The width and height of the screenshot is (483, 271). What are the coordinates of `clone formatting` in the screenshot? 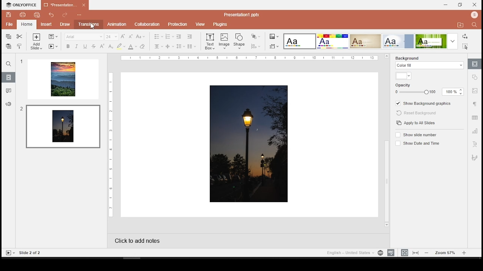 It's located at (19, 46).